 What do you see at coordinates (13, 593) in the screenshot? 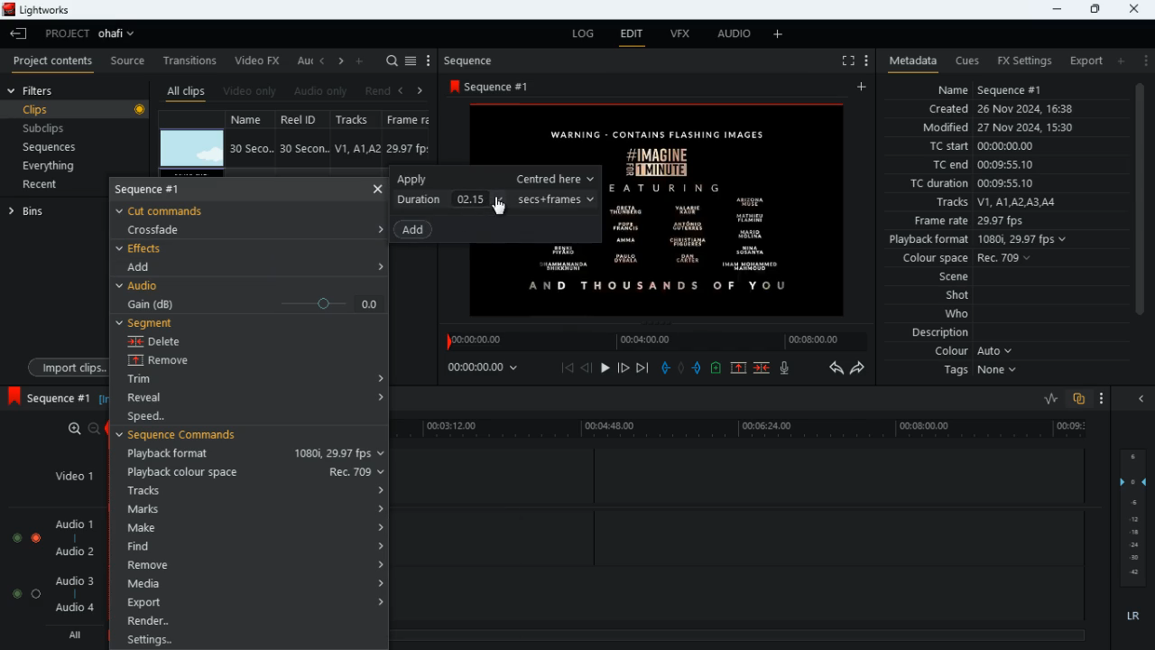
I see `toggle` at bounding box center [13, 593].